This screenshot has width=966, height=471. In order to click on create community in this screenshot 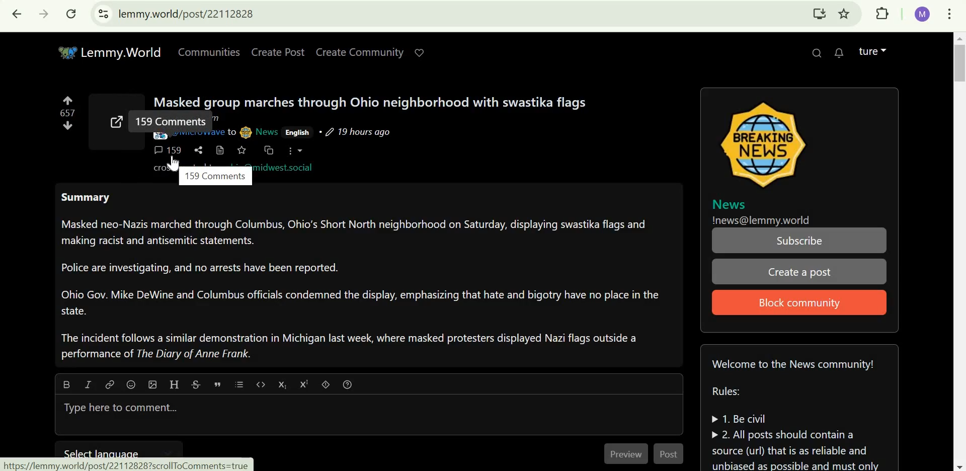, I will do `click(358, 52)`.